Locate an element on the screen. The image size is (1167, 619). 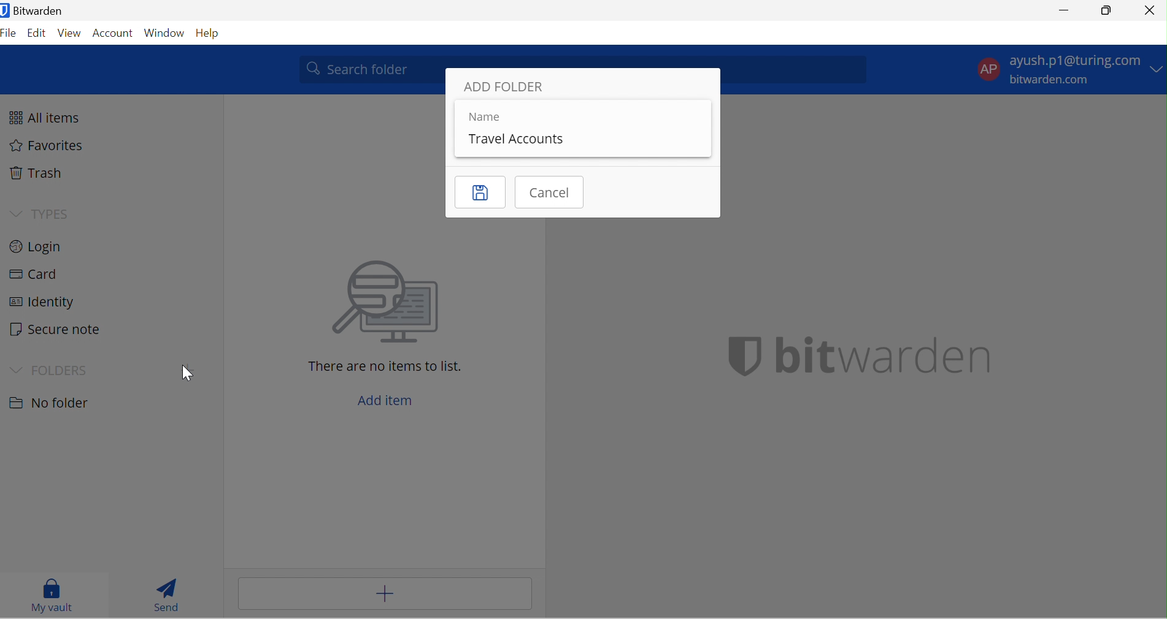
Add item is located at coordinates (392, 398).